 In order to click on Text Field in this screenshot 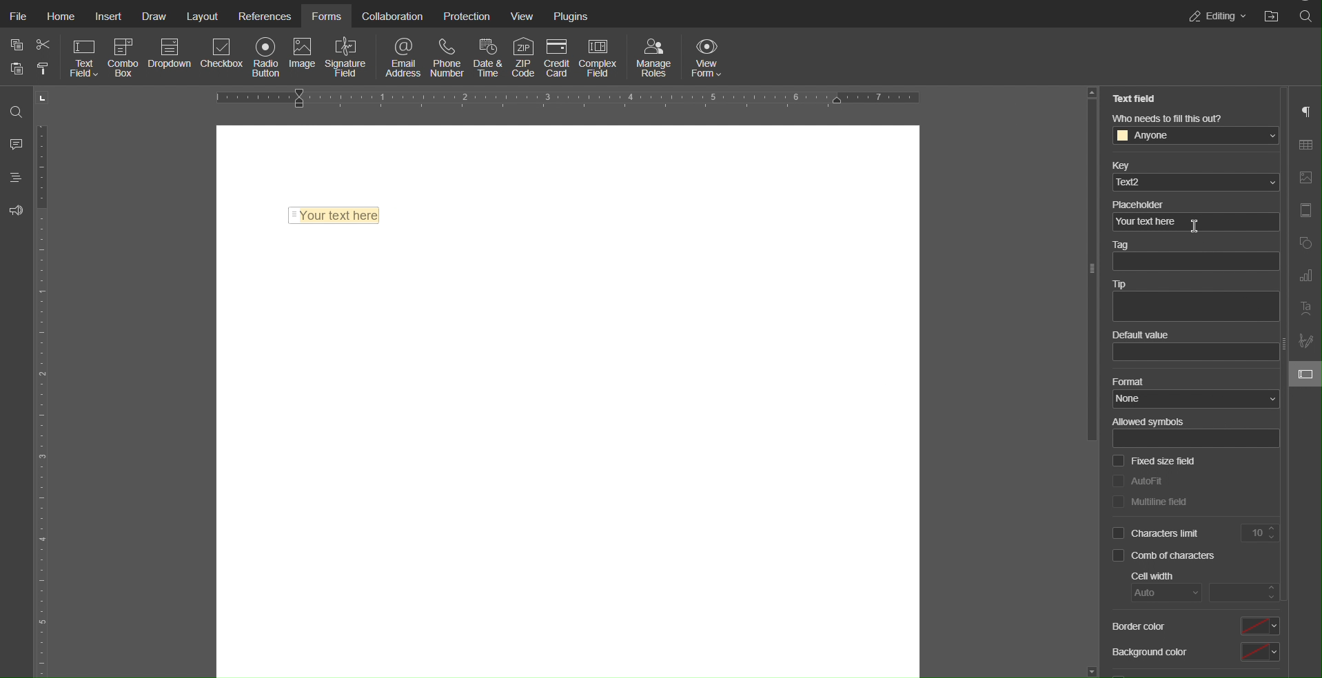, I will do `click(336, 214)`.